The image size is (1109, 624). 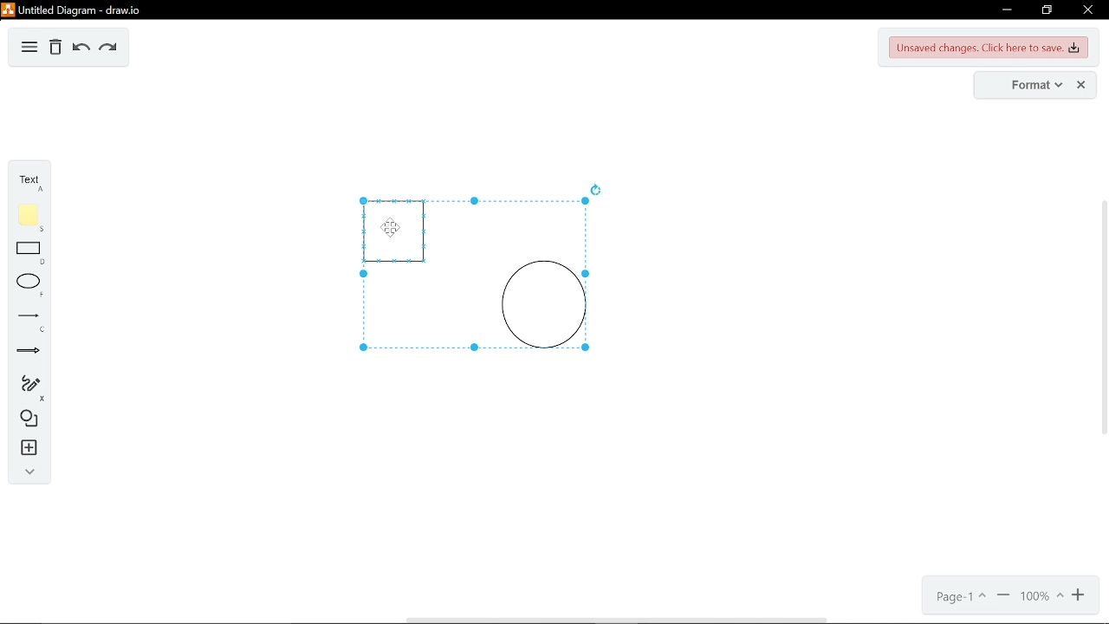 I want to click on arrows, so click(x=29, y=353).